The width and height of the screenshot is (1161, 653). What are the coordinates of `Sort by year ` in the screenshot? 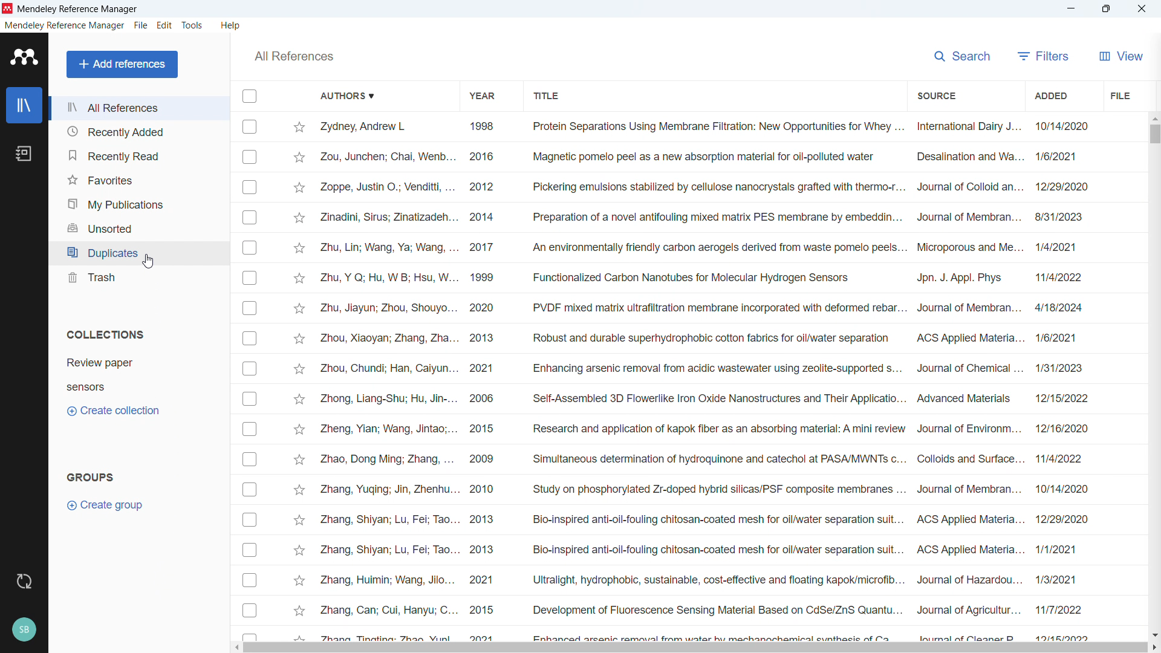 It's located at (484, 96).